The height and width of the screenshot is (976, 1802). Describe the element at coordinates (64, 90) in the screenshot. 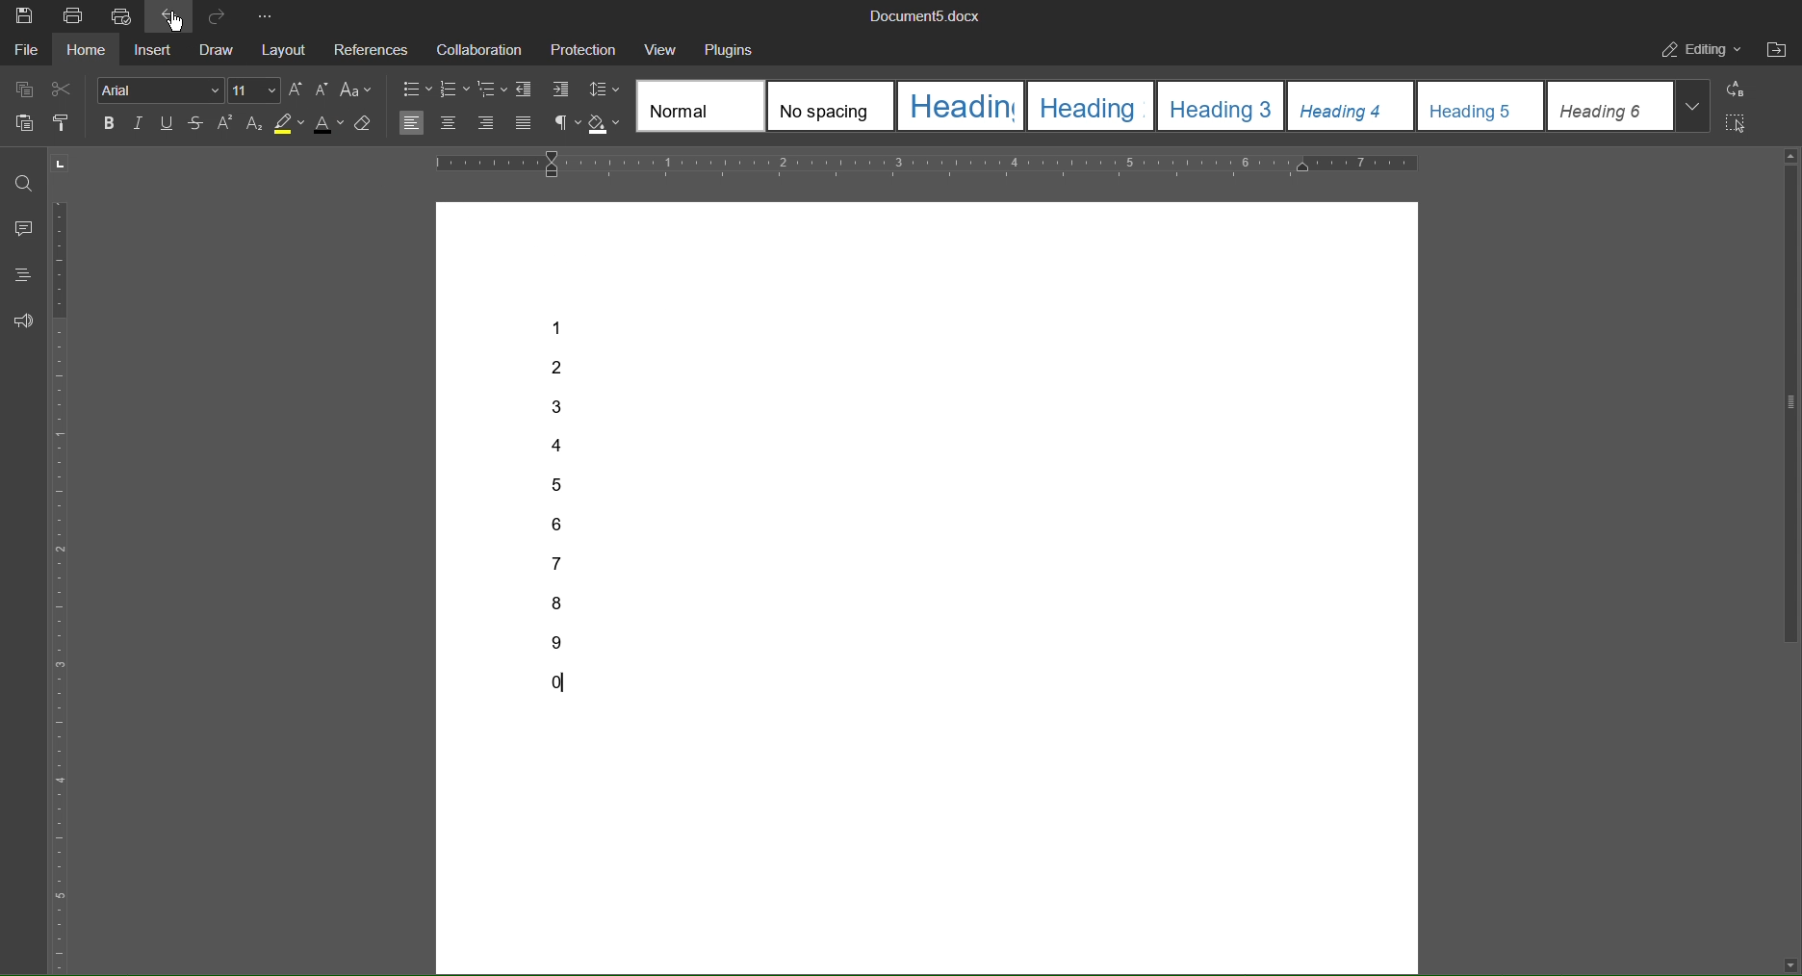

I see `Cut` at that location.